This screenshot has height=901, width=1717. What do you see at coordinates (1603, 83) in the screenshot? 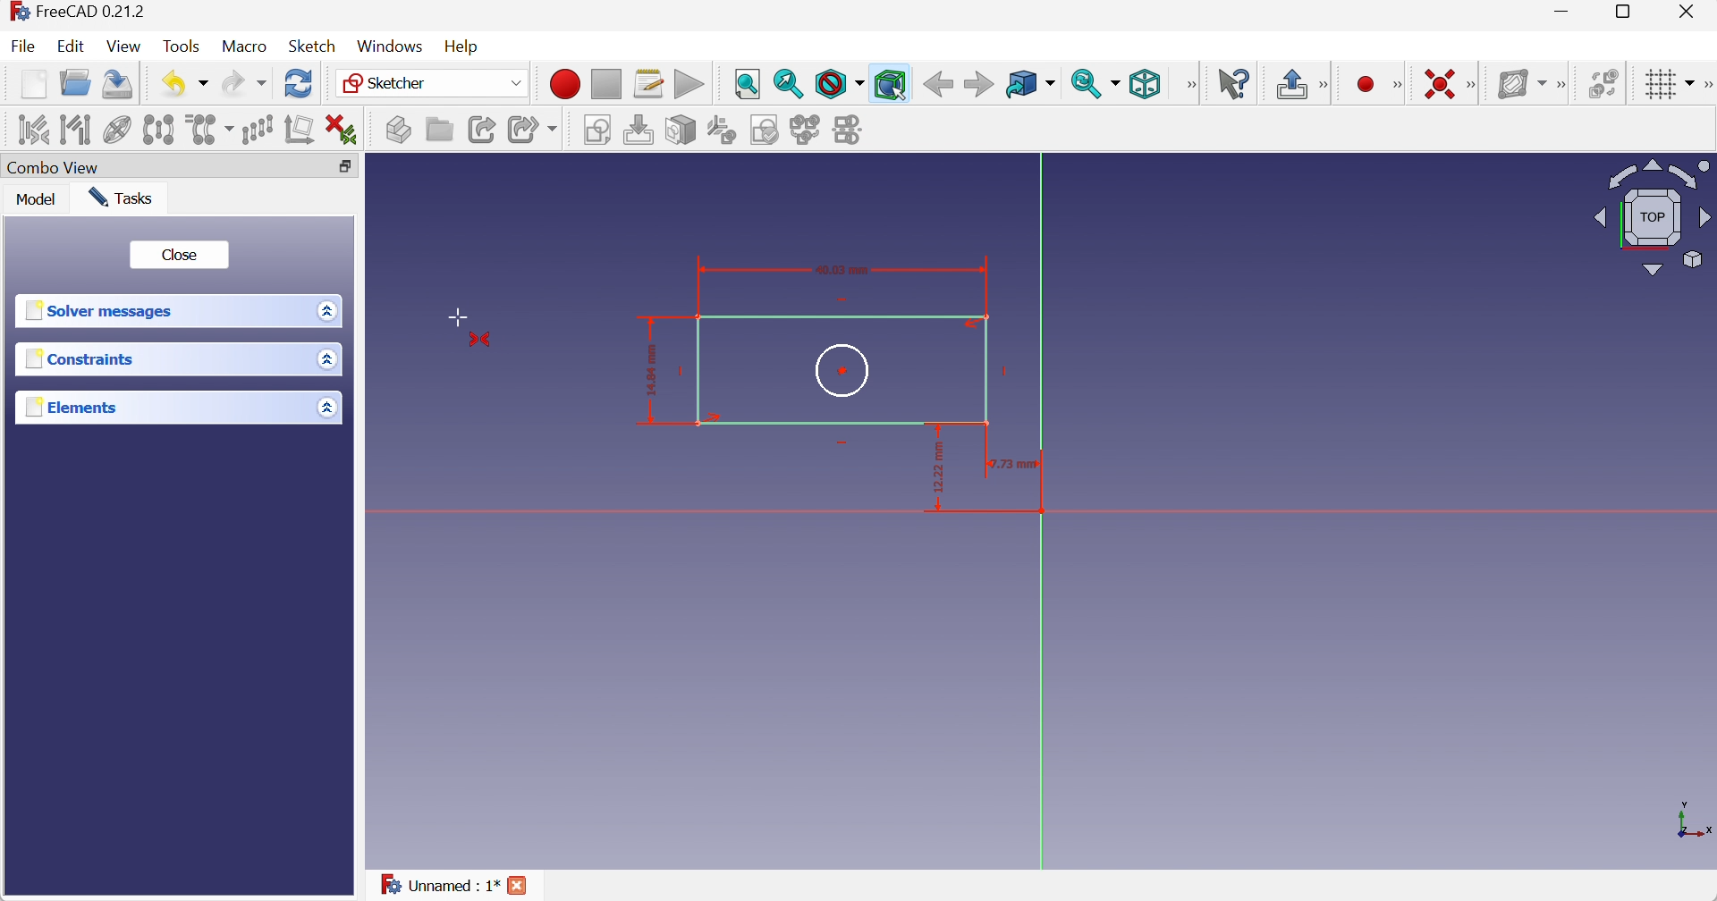
I see `Switch virtual space` at bounding box center [1603, 83].